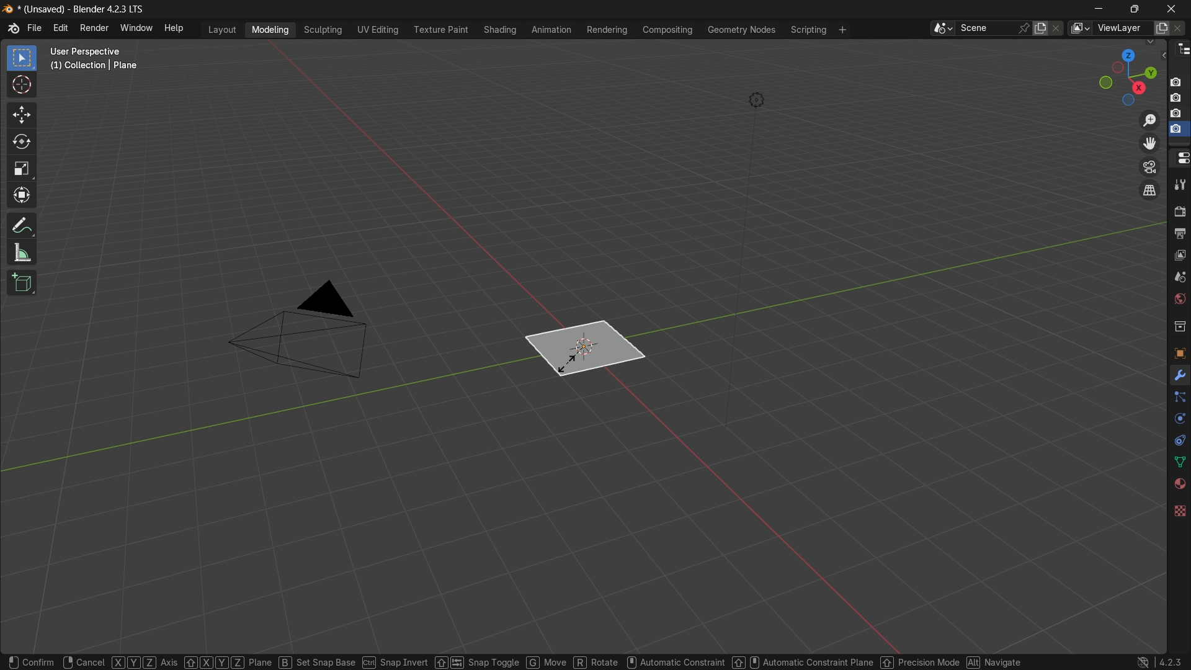  What do you see at coordinates (806, 30) in the screenshot?
I see `scripting` at bounding box center [806, 30].